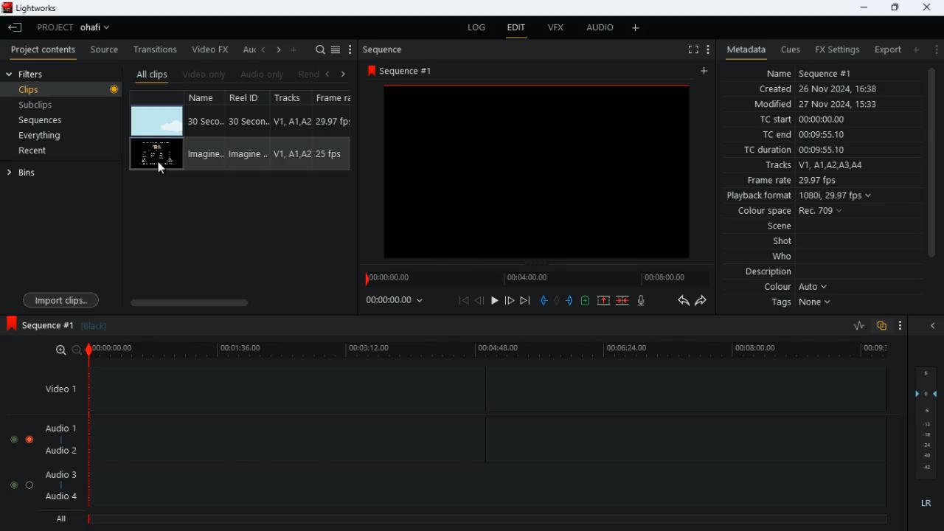 The image size is (944, 531). I want to click on add, so click(706, 72).